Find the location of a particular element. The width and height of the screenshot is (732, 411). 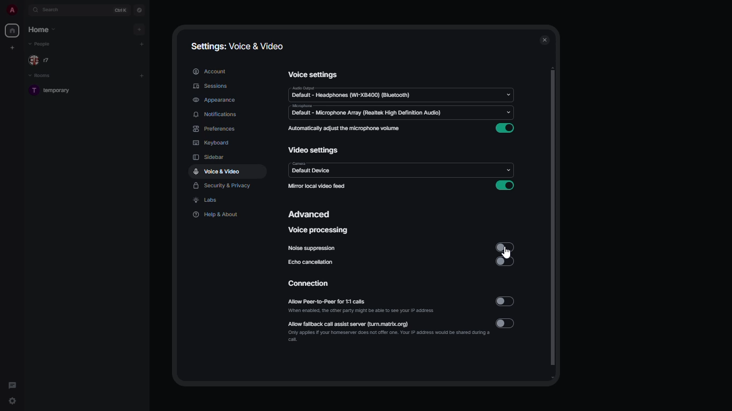

voice & video is located at coordinates (219, 172).